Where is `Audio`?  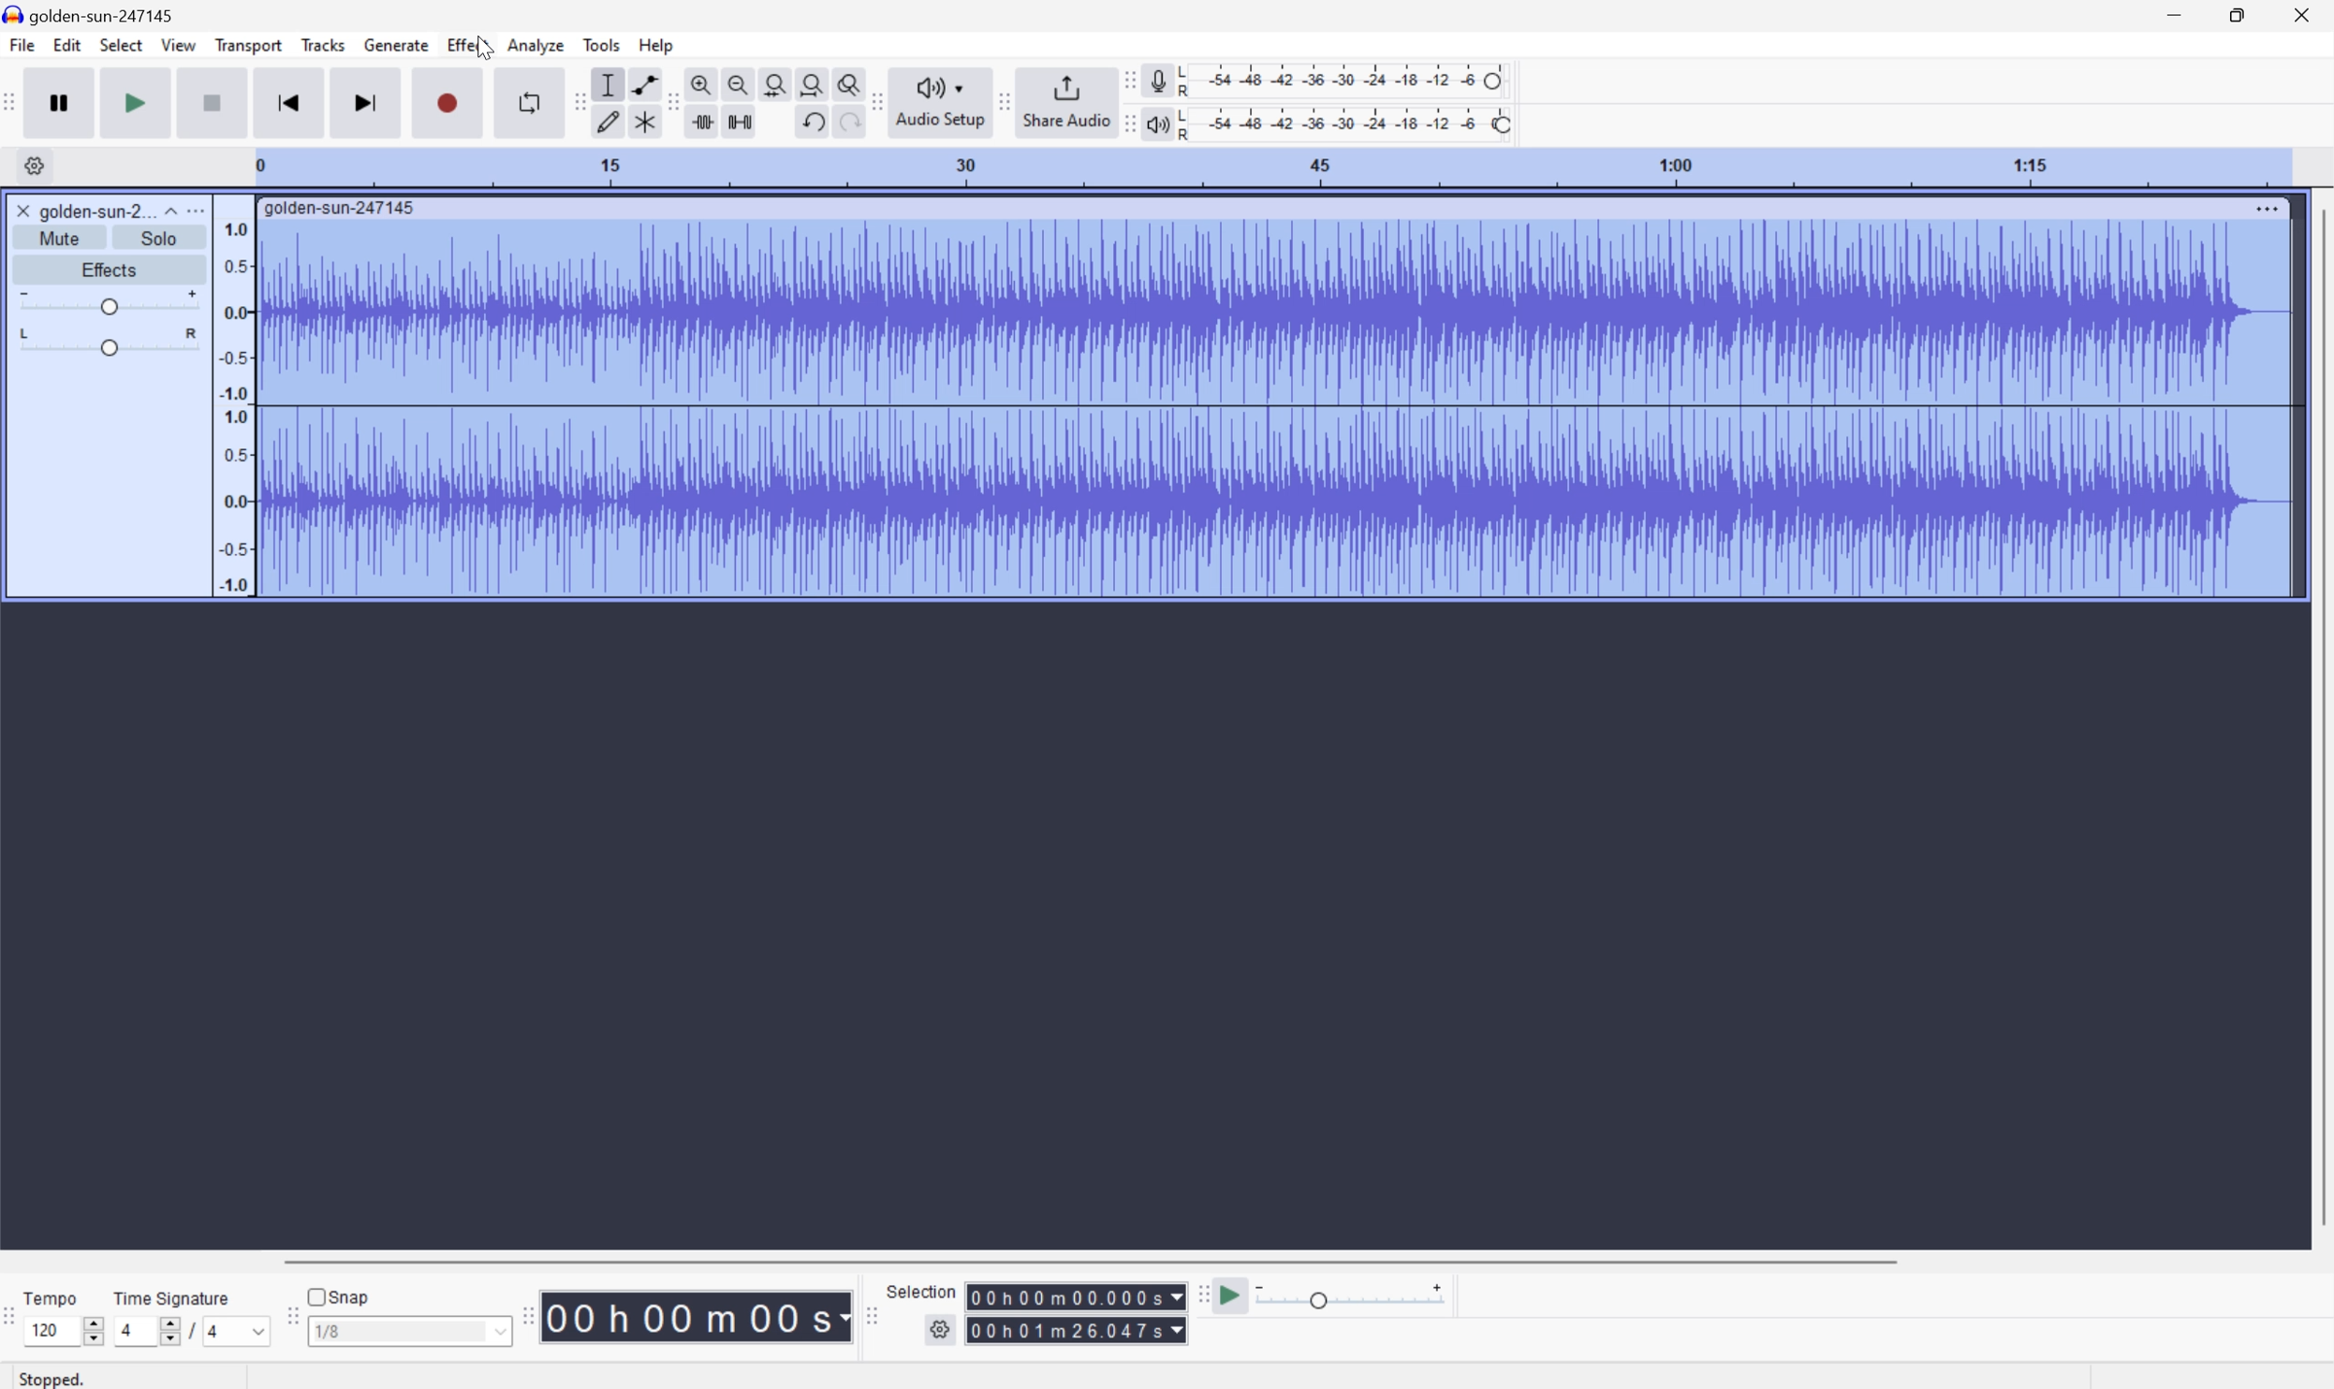 Audio is located at coordinates (1273, 407).